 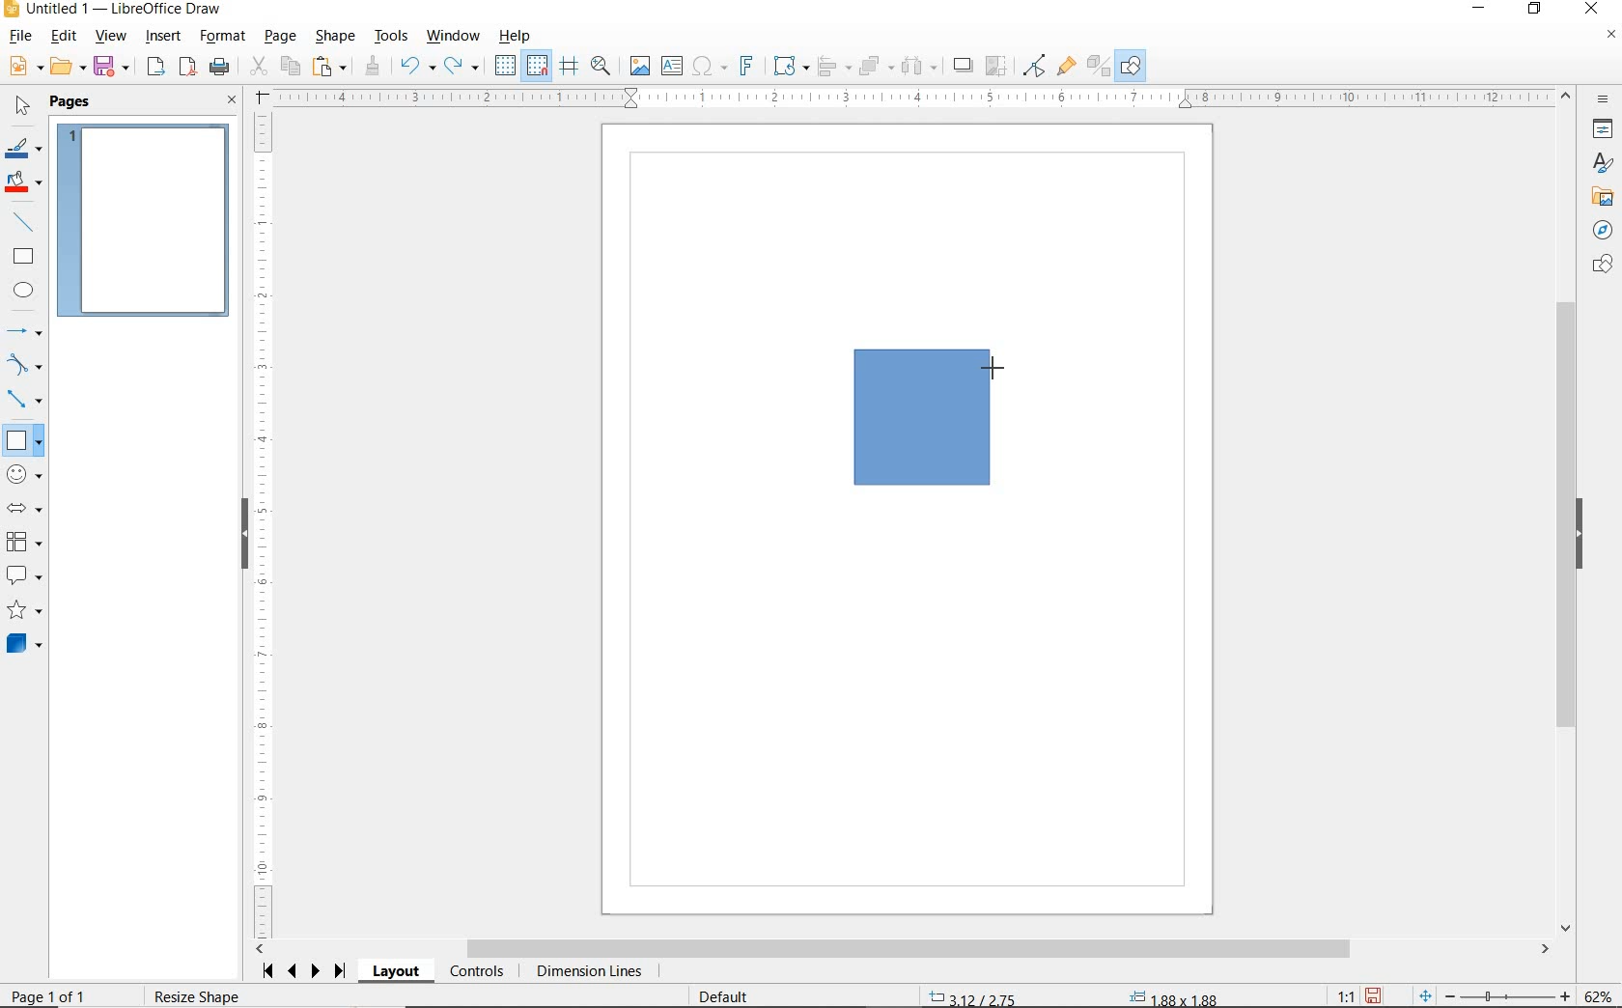 I want to click on LINES AND ARROWS, so click(x=25, y=331).